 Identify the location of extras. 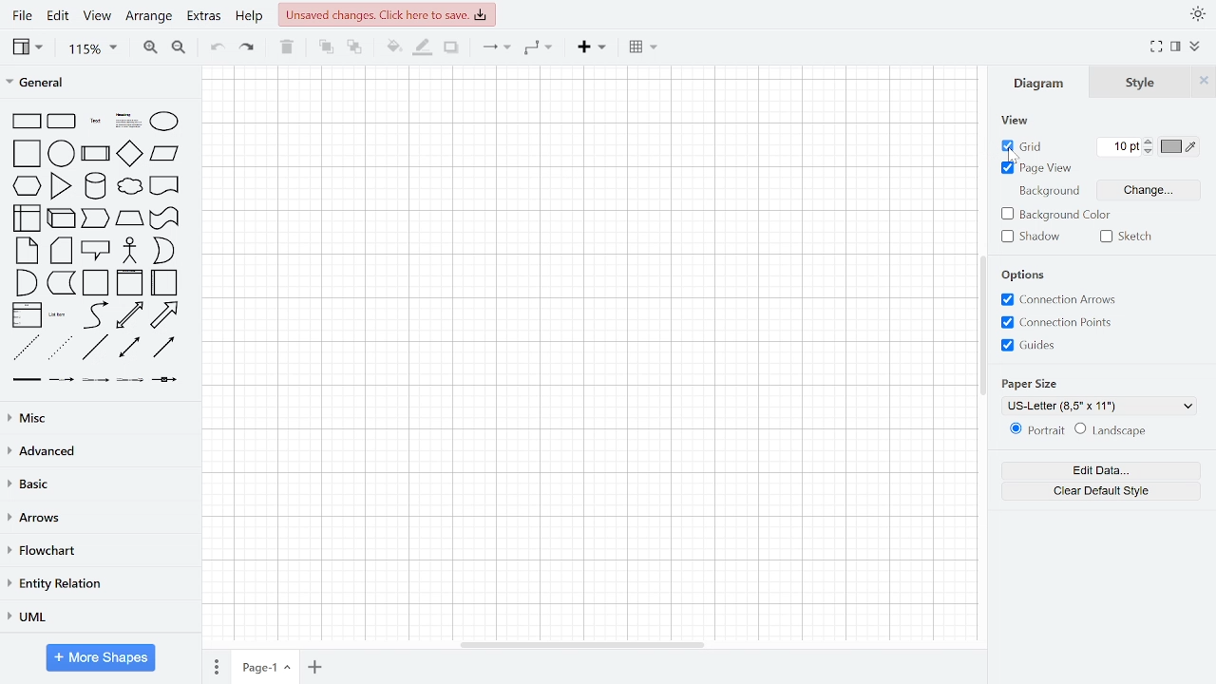
(206, 16).